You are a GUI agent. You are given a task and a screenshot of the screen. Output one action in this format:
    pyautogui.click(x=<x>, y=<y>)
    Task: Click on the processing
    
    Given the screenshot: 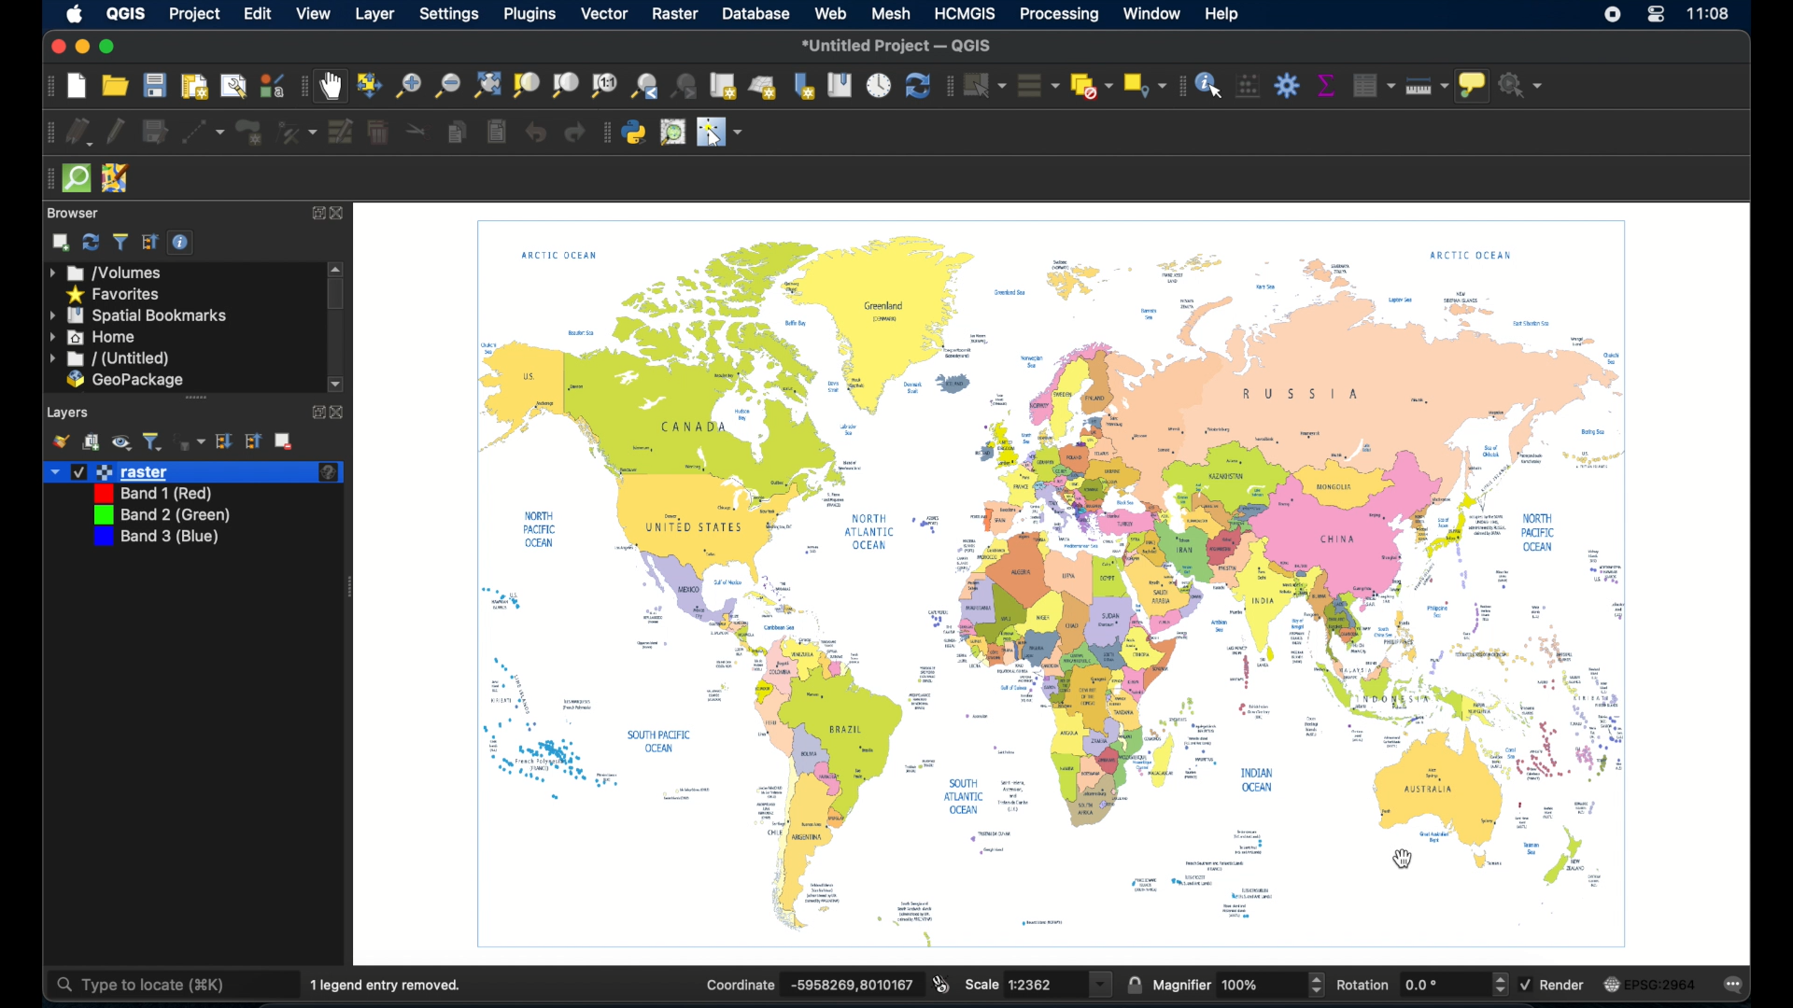 What is the action you would take?
    pyautogui.click(x=1057, y=14)
    